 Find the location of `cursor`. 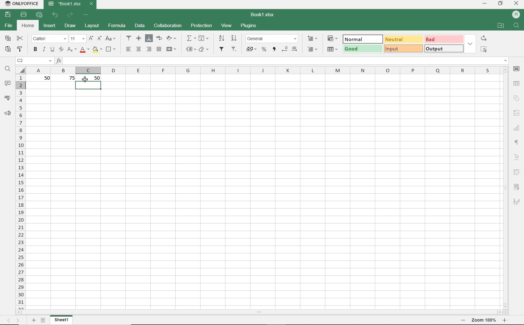

cursor is located at coordinates (85, 80).